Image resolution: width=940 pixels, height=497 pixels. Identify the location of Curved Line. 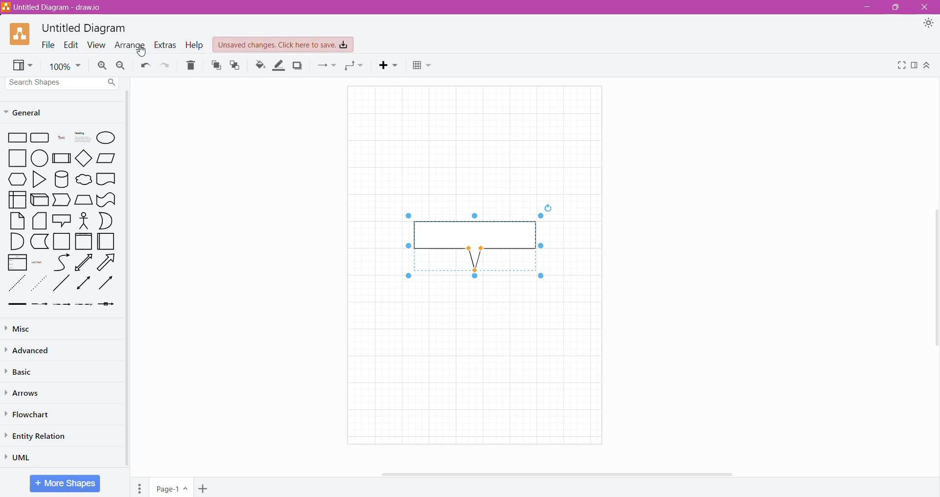
(61, 262).